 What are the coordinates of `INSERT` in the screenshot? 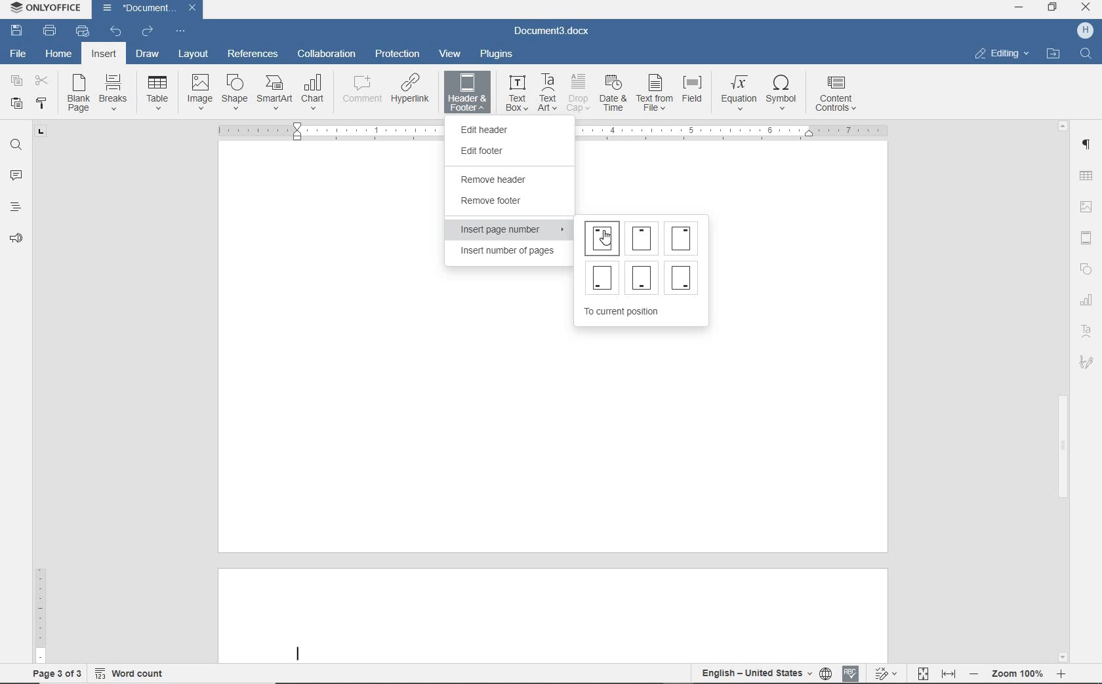 It's located at (105, 56).